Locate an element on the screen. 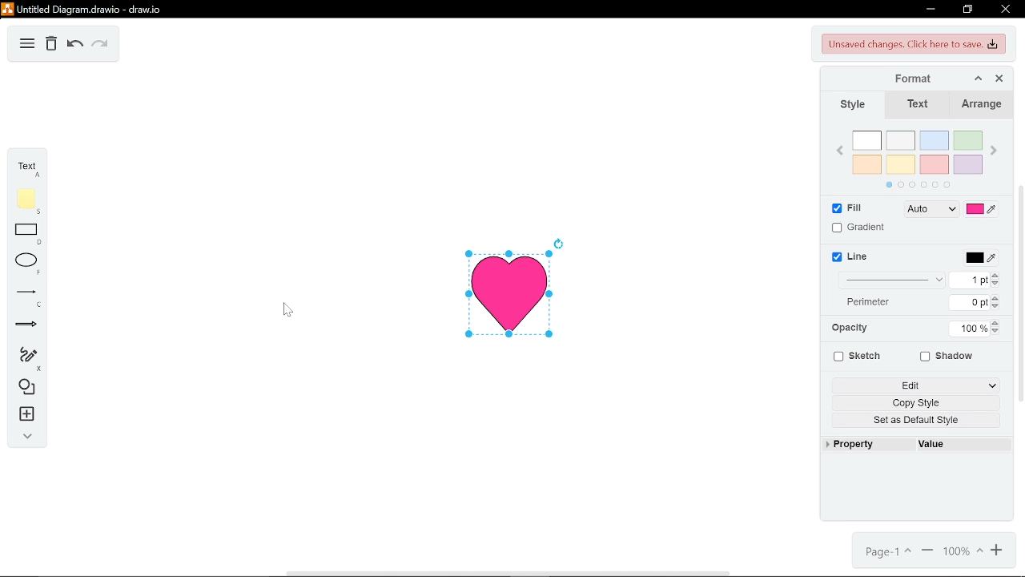 The height and width of the screenshot is (577, 1025). Perimeter is located at coordinates (862, 301).